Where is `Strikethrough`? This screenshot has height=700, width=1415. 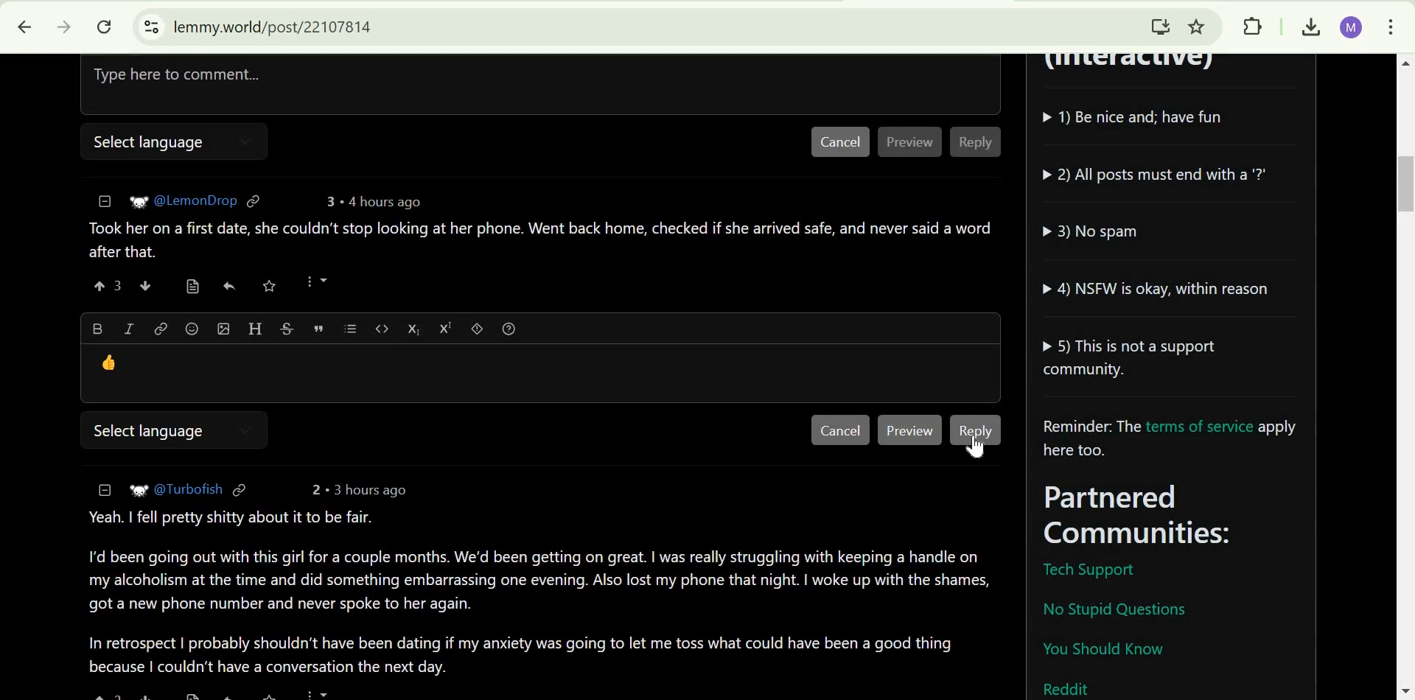
Strikethrough is located at coordinates (287, 326).